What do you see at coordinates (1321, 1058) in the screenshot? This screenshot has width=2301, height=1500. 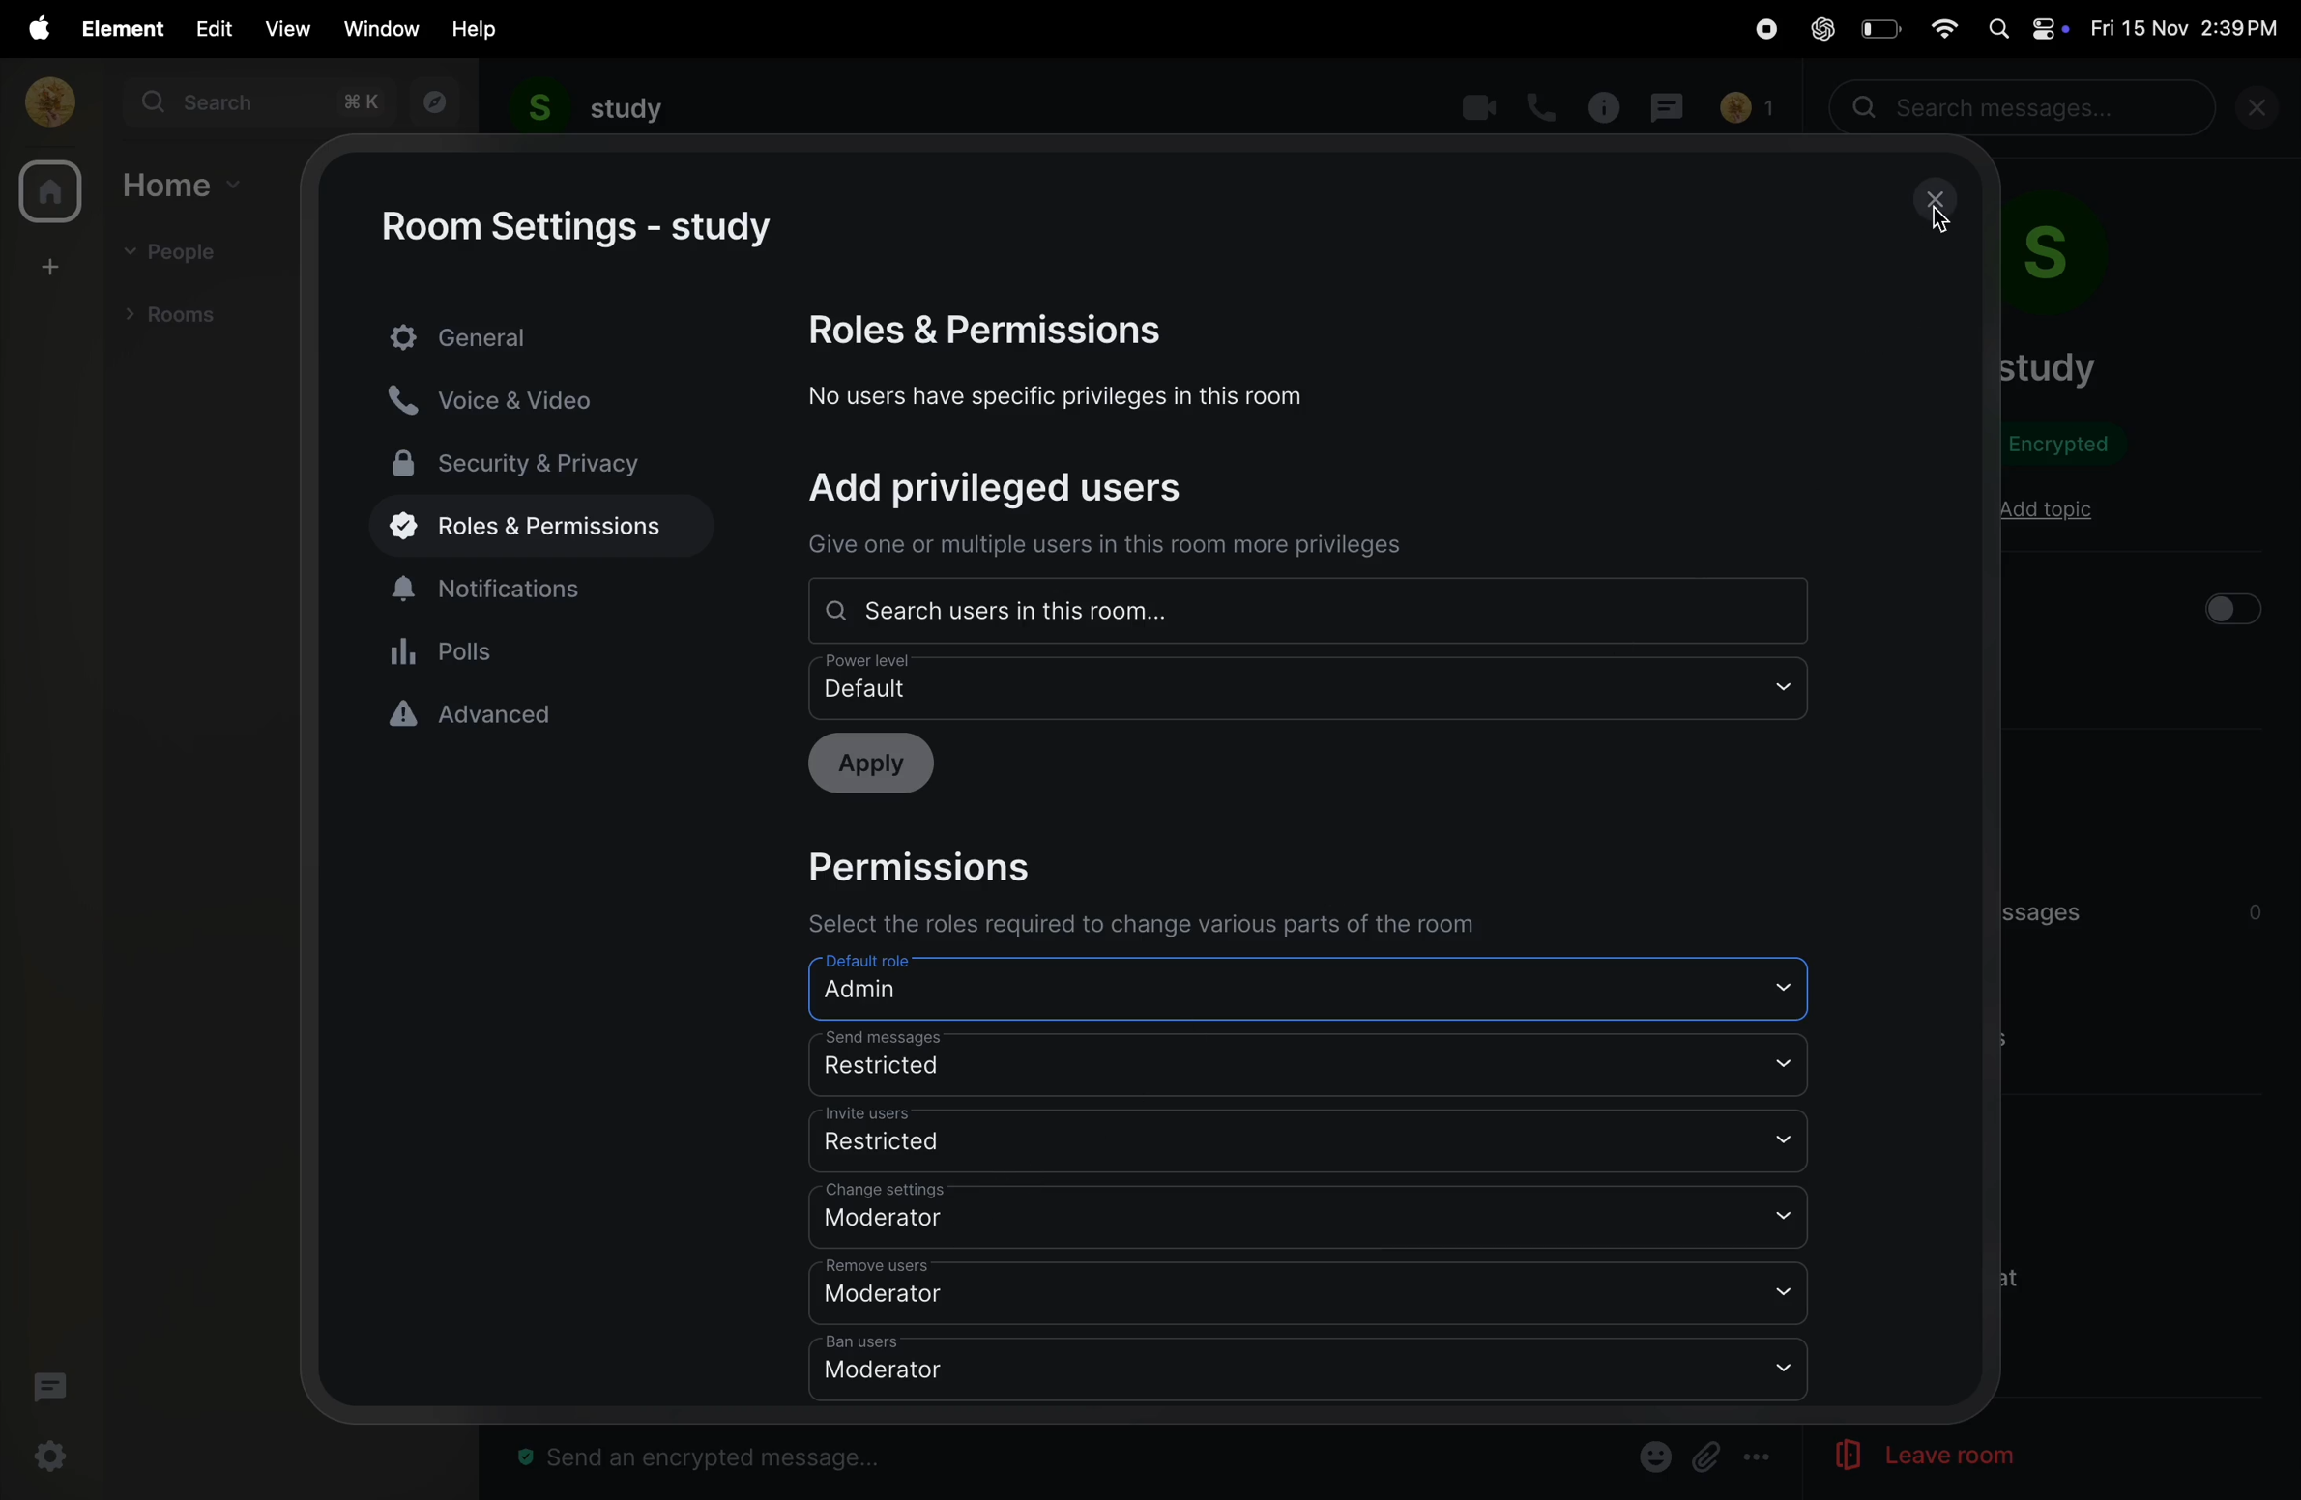 I see `send messages` at bounding box center [1321, 1058].